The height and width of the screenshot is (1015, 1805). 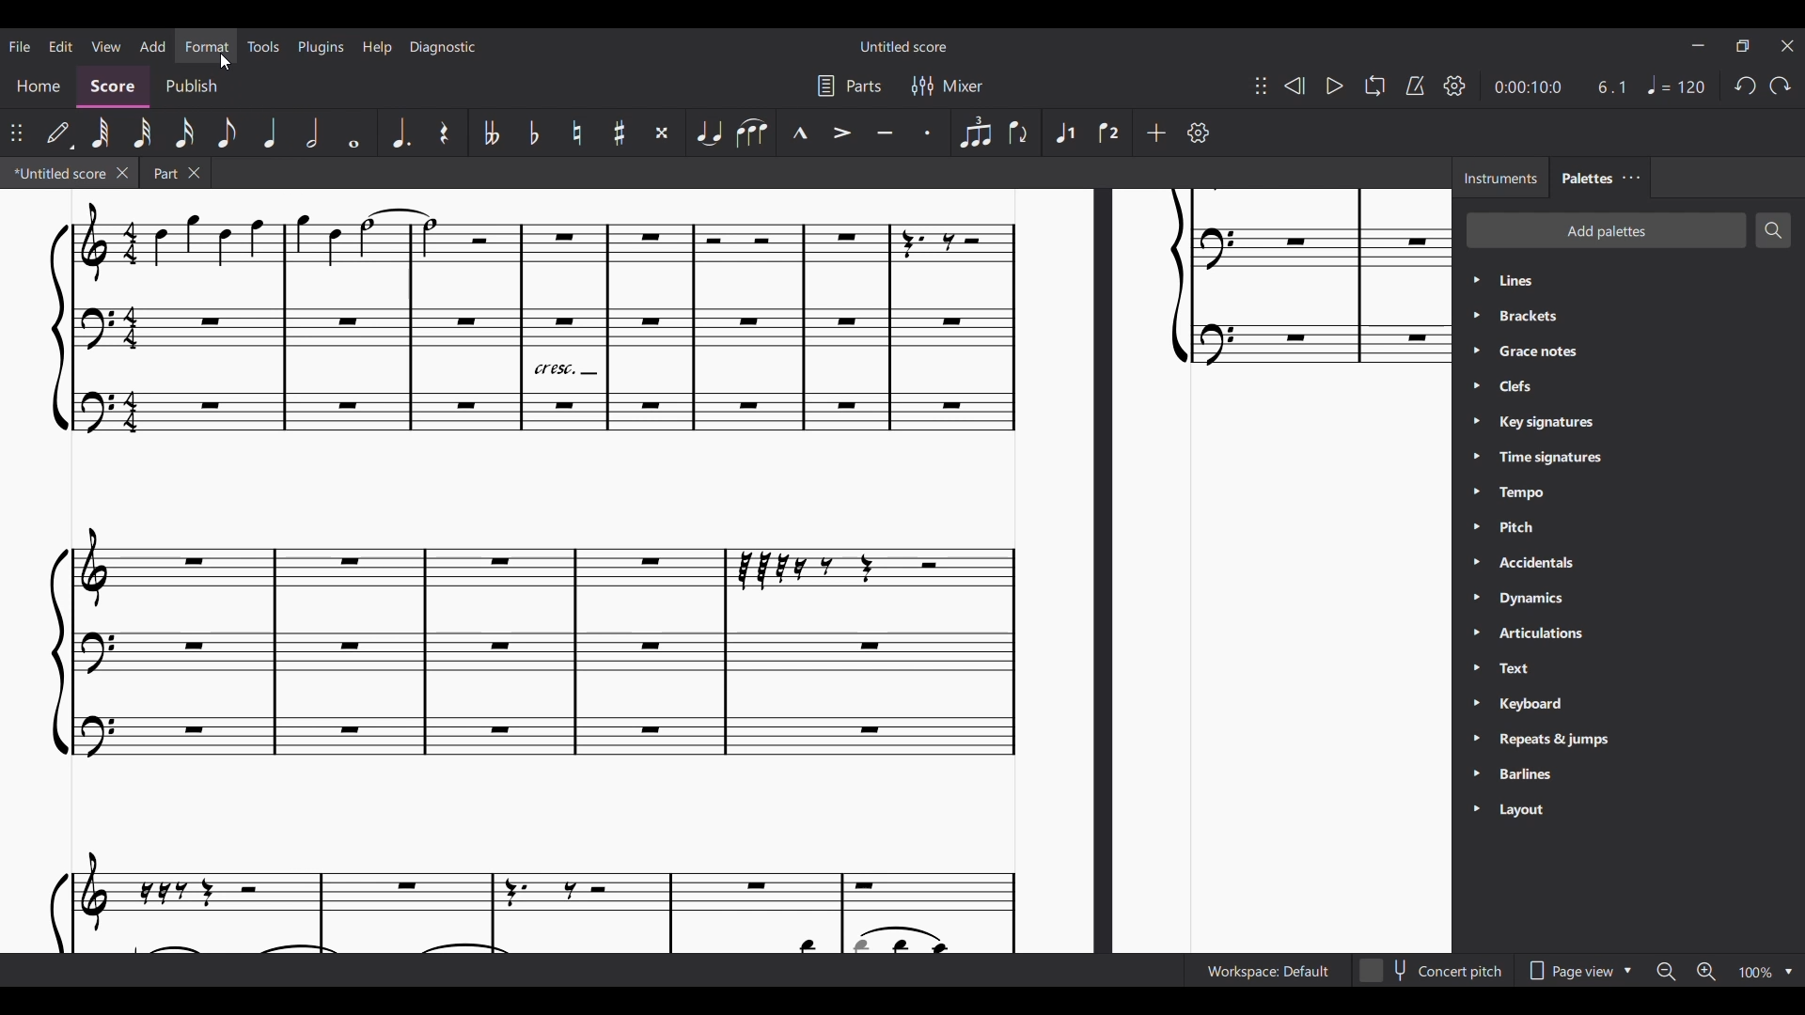 What do you see at coordinates (1334, 86) in the screenshot?
I see `Play` at bounding box center [1334, 86].